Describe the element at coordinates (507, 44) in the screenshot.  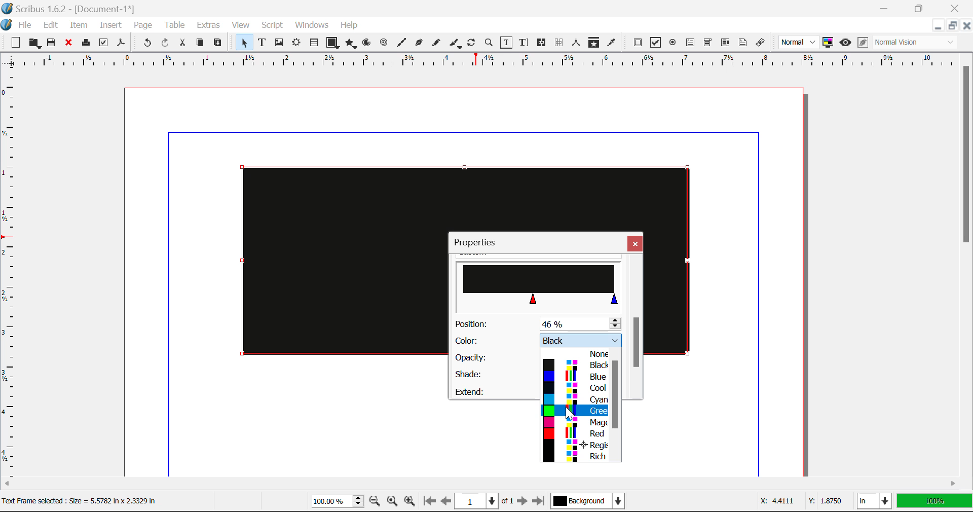
I see `Edit Contents of Frame` at that location.